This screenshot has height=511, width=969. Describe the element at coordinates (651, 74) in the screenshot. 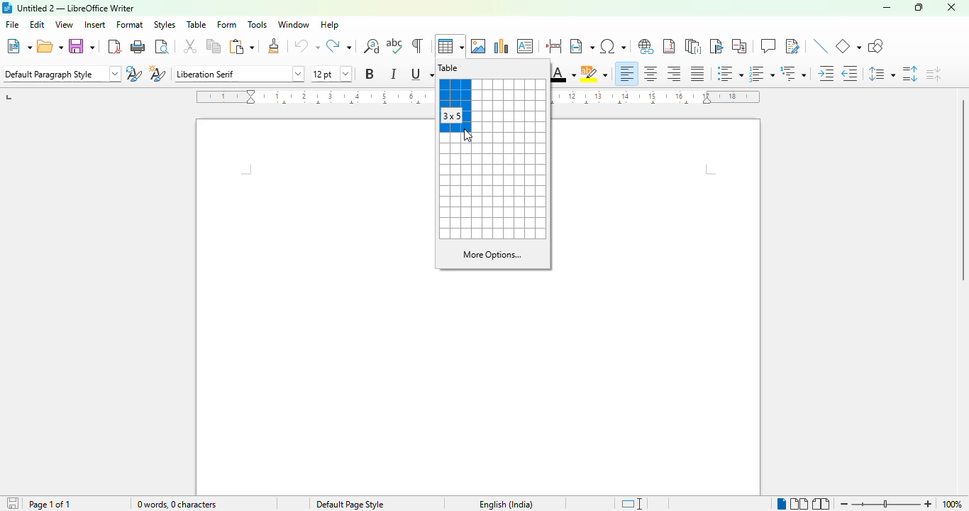

I see `align center` at that location.